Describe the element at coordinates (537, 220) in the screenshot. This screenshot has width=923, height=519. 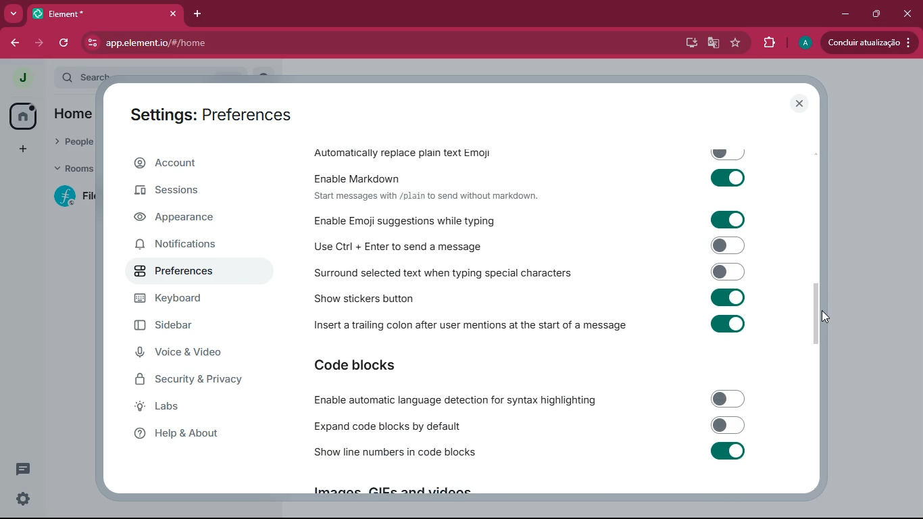
I see `Enable Emoji suggestions while typing` at that location.